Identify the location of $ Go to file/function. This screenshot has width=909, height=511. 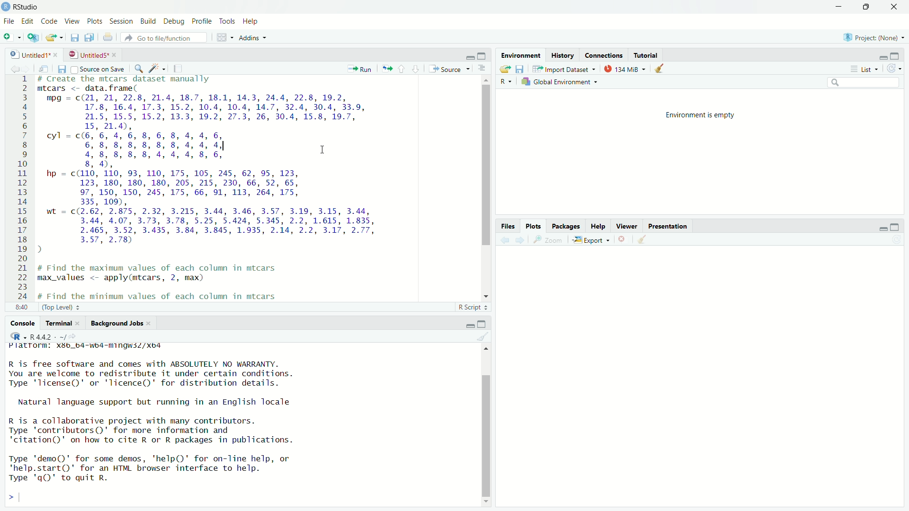
(160, 38).